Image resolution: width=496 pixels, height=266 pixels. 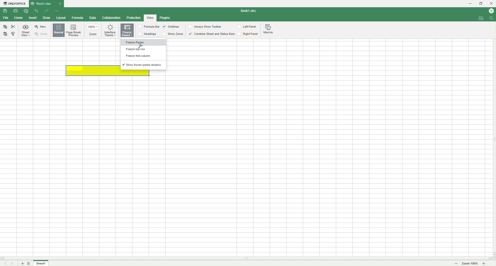 I want to click on Undo, so click(x=37, y=12).